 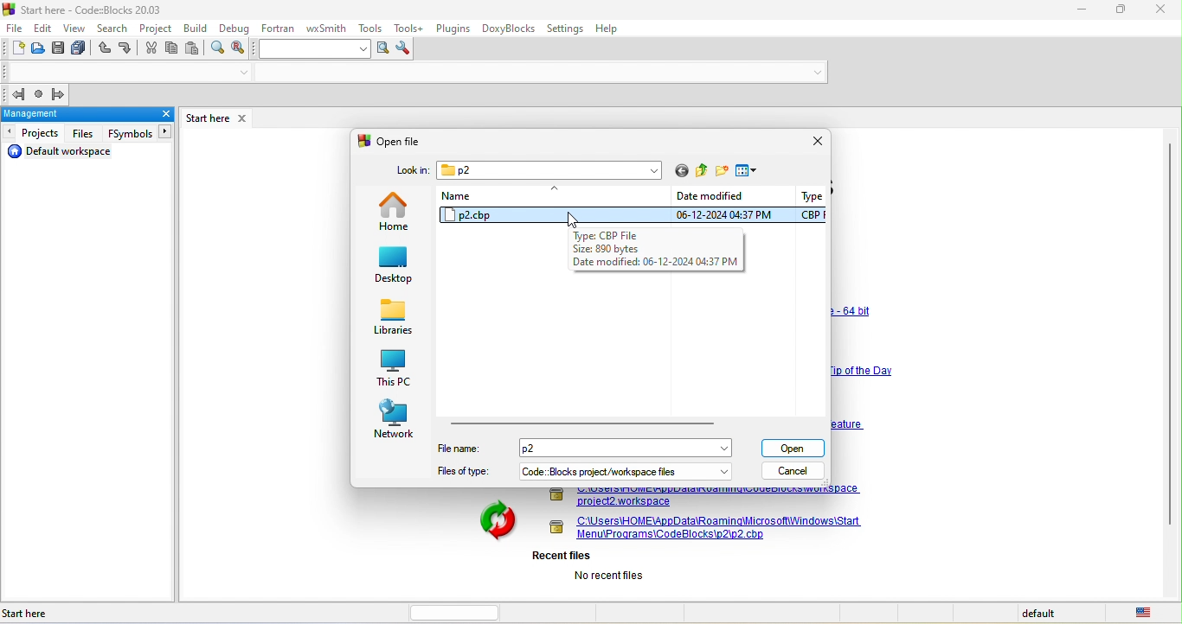 What do you see at coordinates (582, 424) in the screenshot?
I see `horizontal scroll bar` at bounding box center [582, 424].